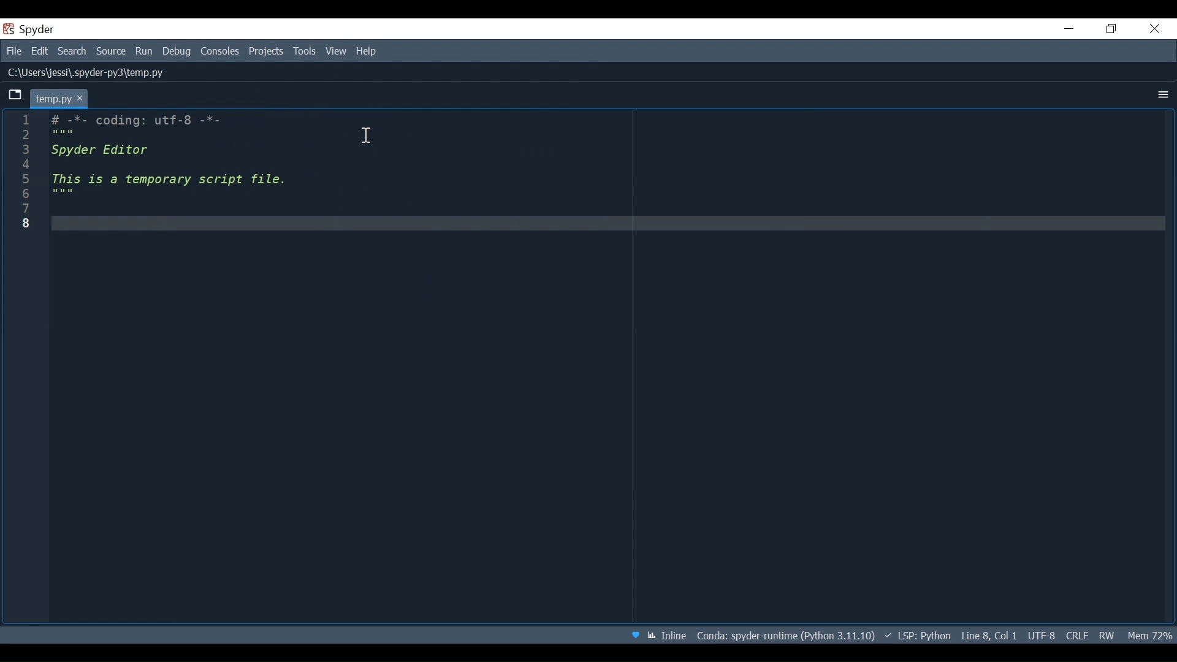 The width and height of the screenshot is (1177, 662). Describe the element at coordinates (1162, 94) in the screenshot. I see `More Options` at that location.